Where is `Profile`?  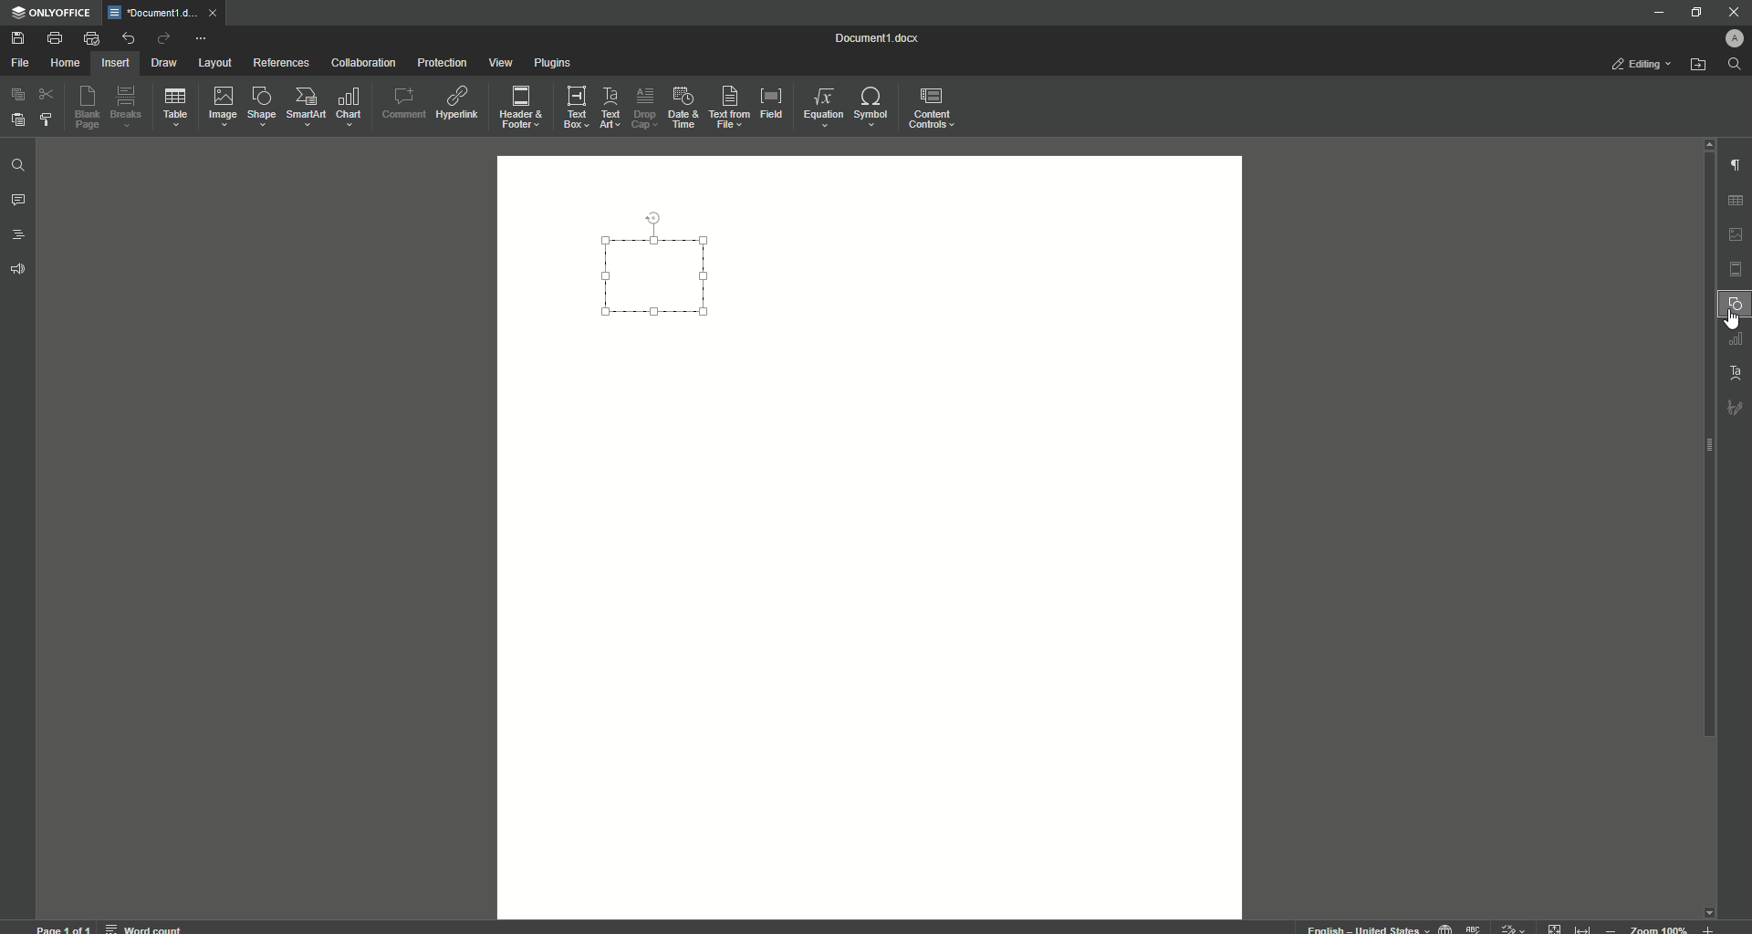
Profile is located at coordinates (1731, 38).